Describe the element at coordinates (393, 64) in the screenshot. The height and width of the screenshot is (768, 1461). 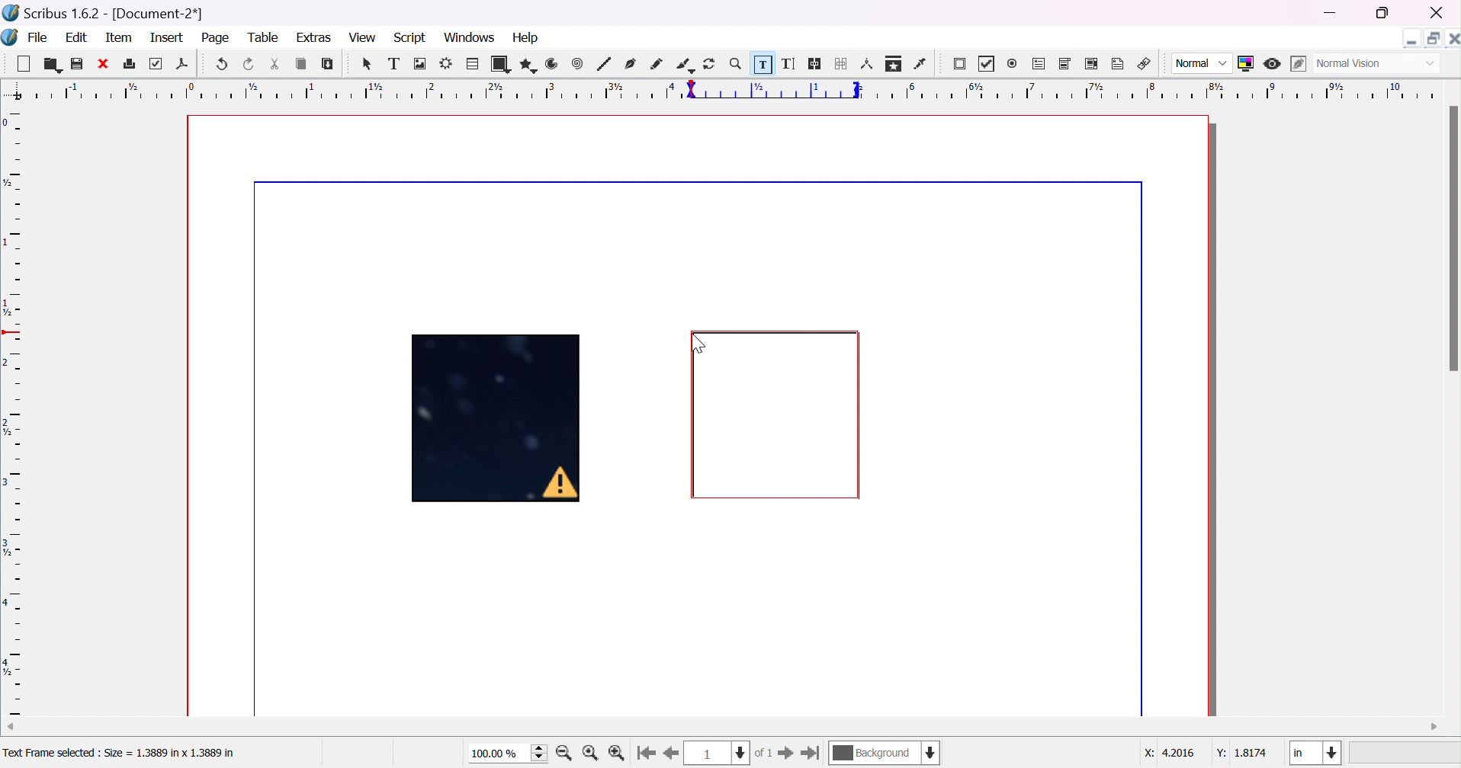
I see `text frame` at that location.